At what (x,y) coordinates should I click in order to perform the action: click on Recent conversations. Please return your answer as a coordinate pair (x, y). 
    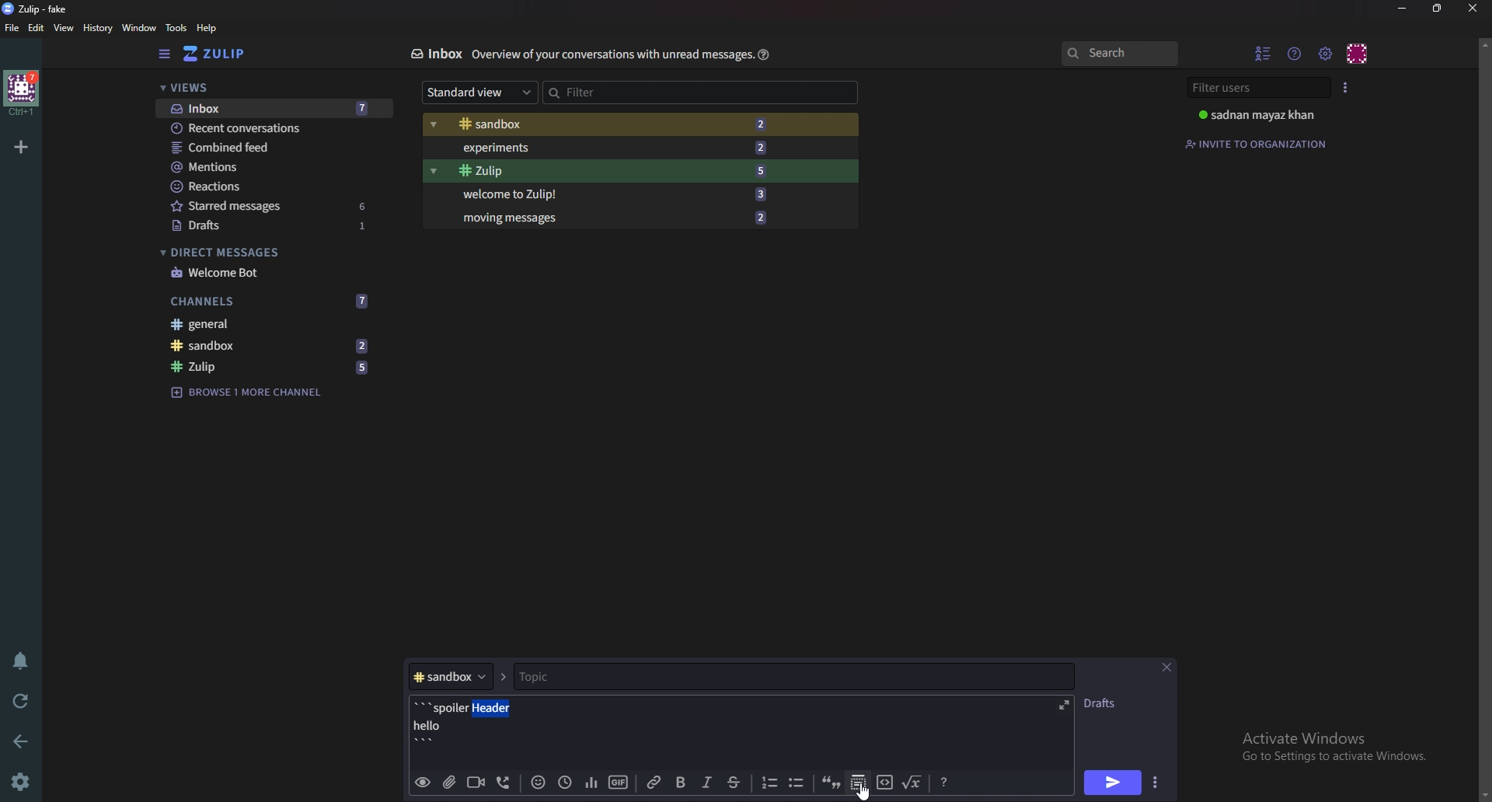
    Looking at the image, I should click on (266, 129).